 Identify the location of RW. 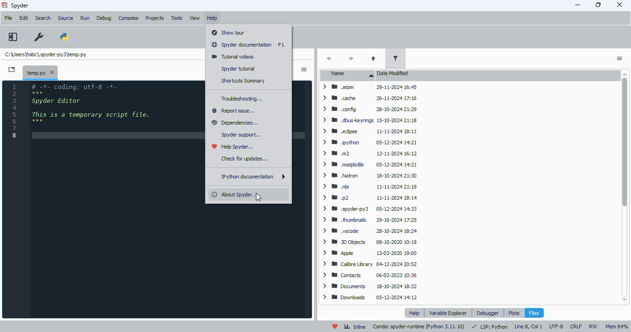
(594, 326).